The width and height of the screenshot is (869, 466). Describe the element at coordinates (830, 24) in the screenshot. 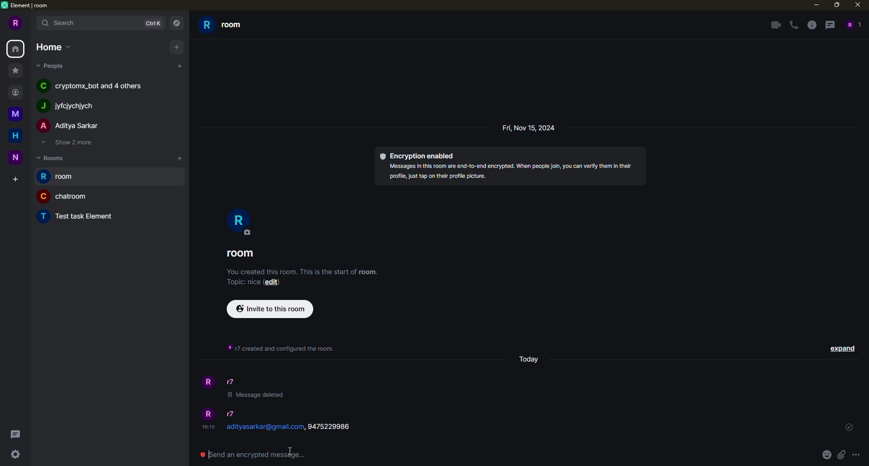

I see `threads` at that location.